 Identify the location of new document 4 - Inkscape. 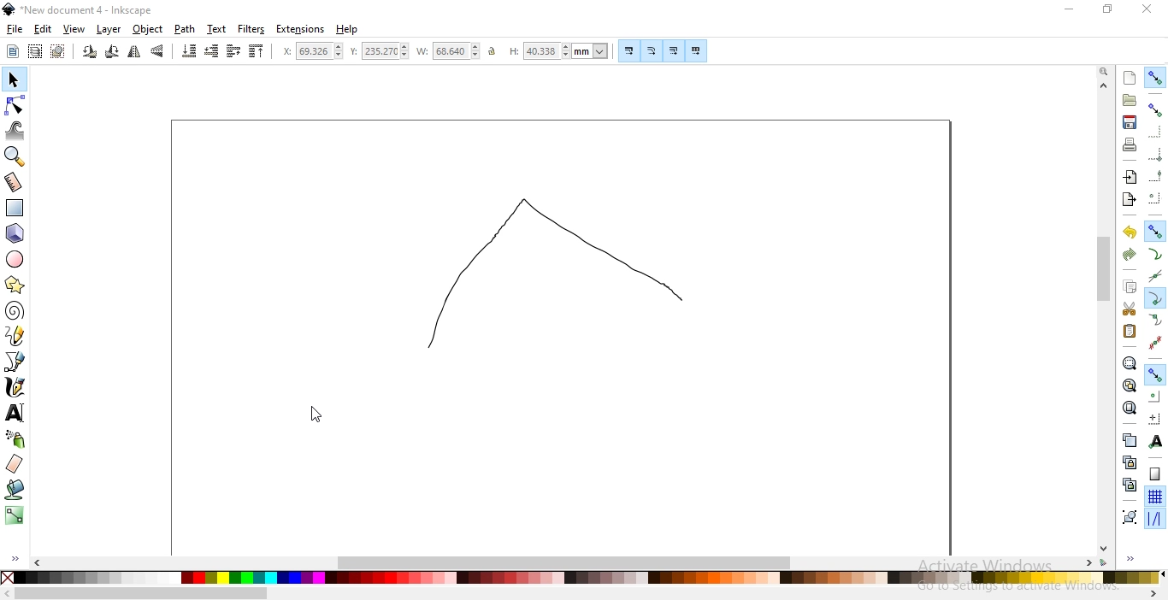
(87, 10).